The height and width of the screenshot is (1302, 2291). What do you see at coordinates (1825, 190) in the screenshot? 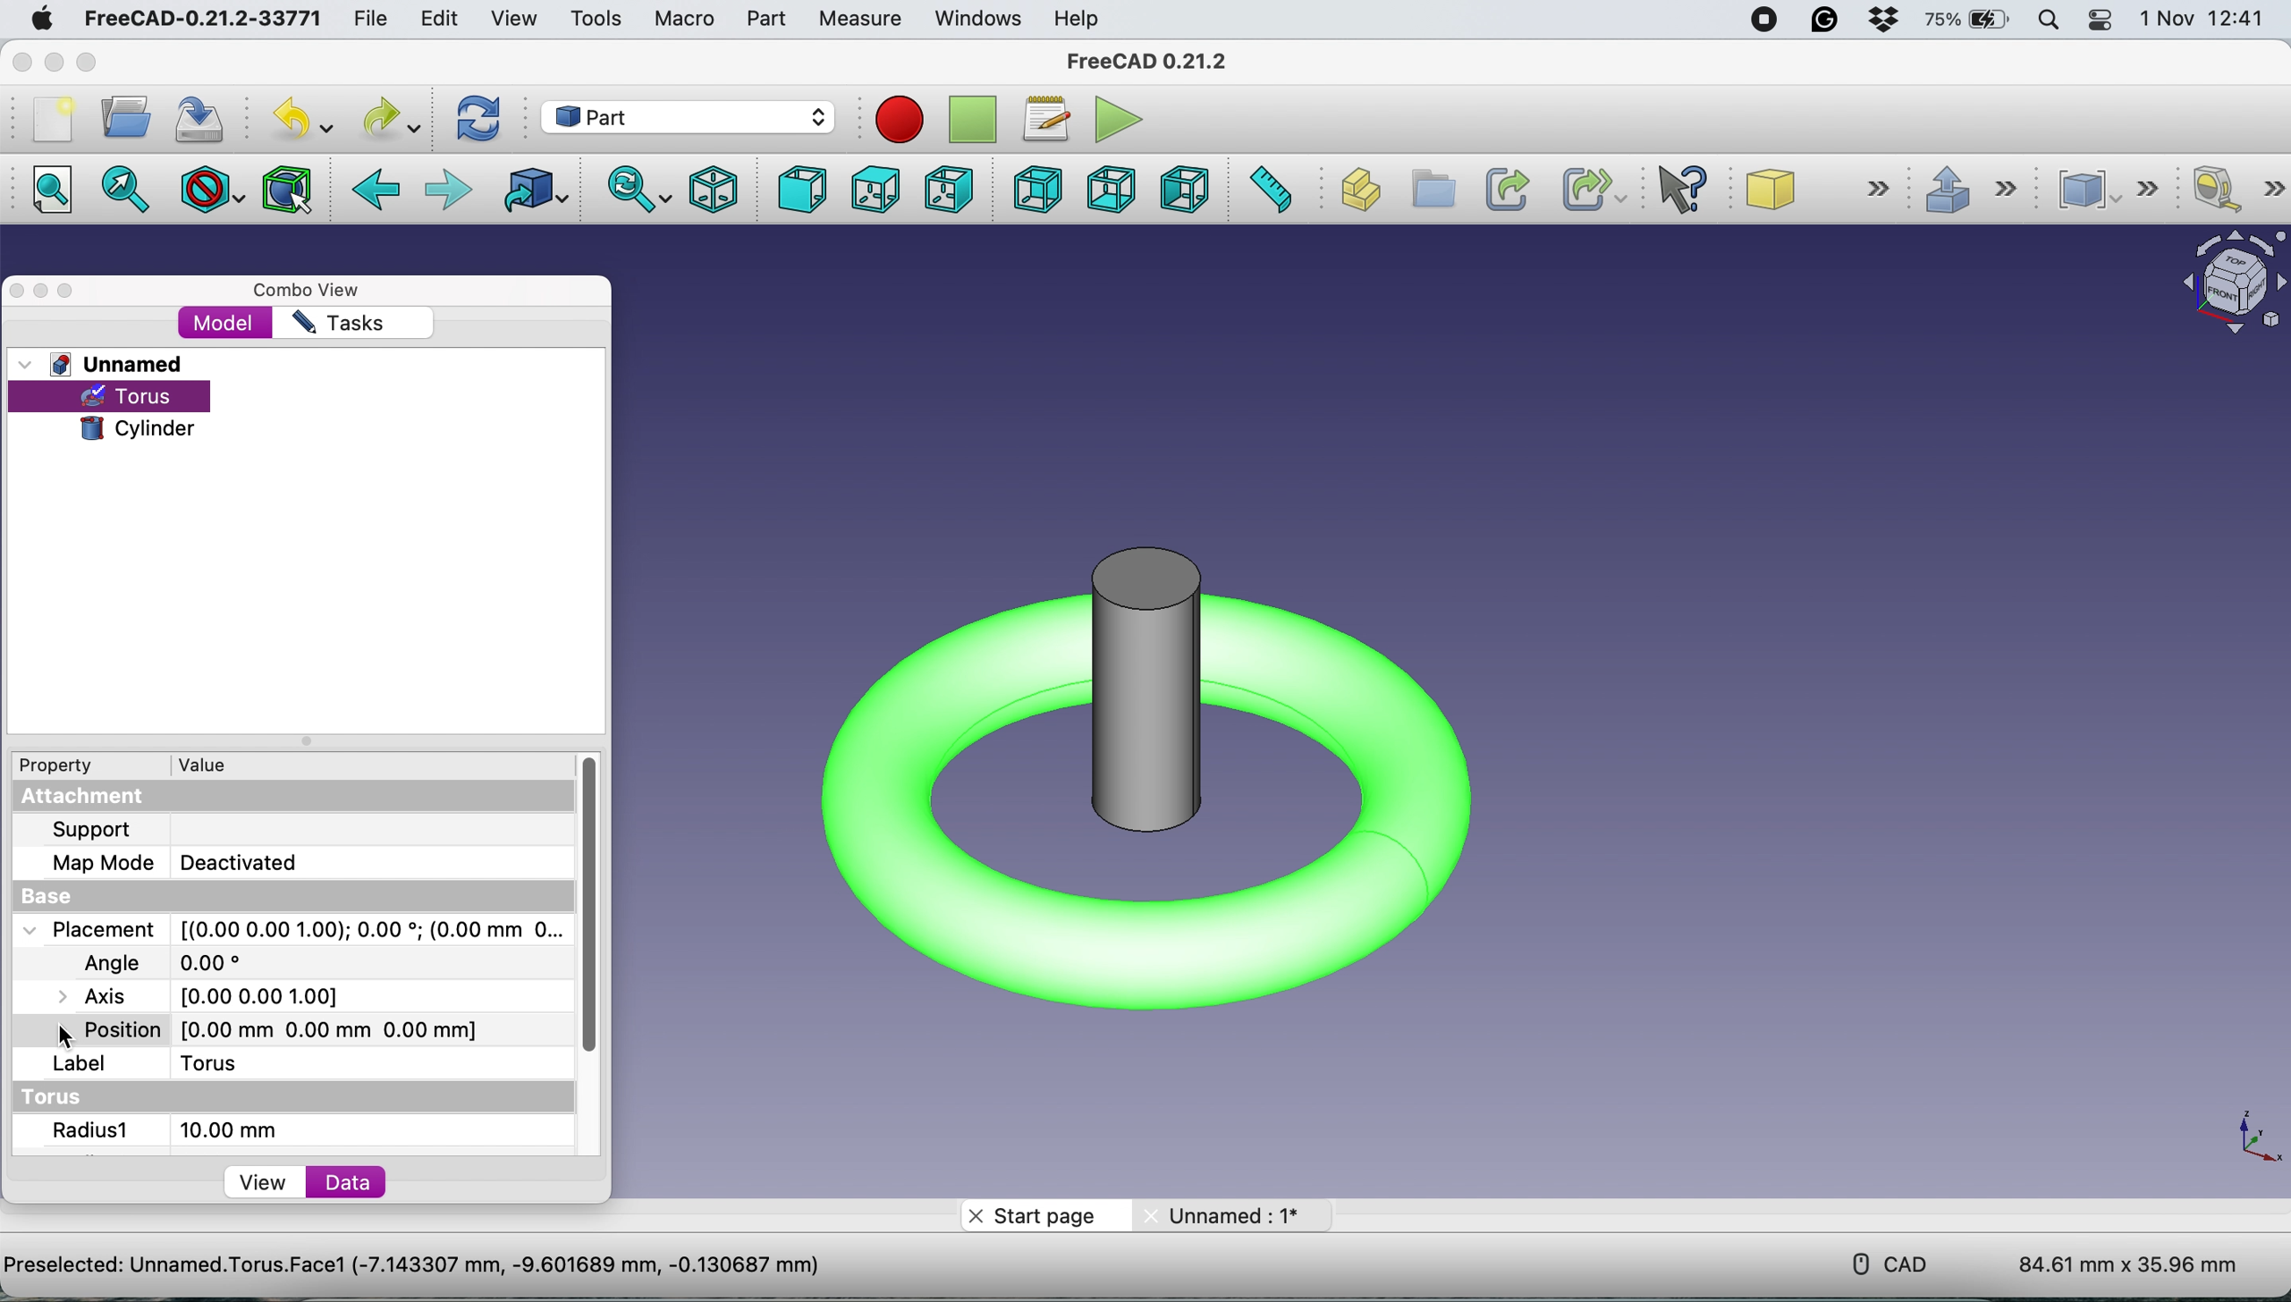
I see `cube` at bounding box center [1825, 190].